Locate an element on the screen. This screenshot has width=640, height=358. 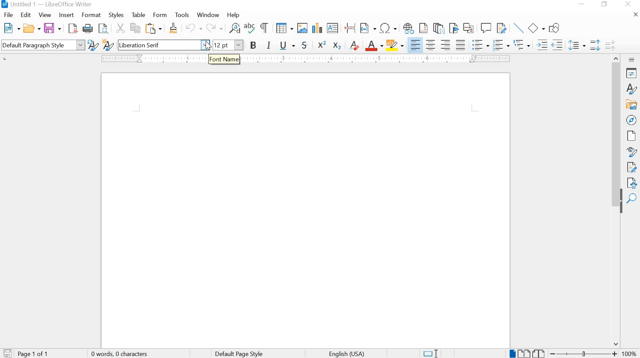
BASIC SHAPES is located at coordinates (537, 27).